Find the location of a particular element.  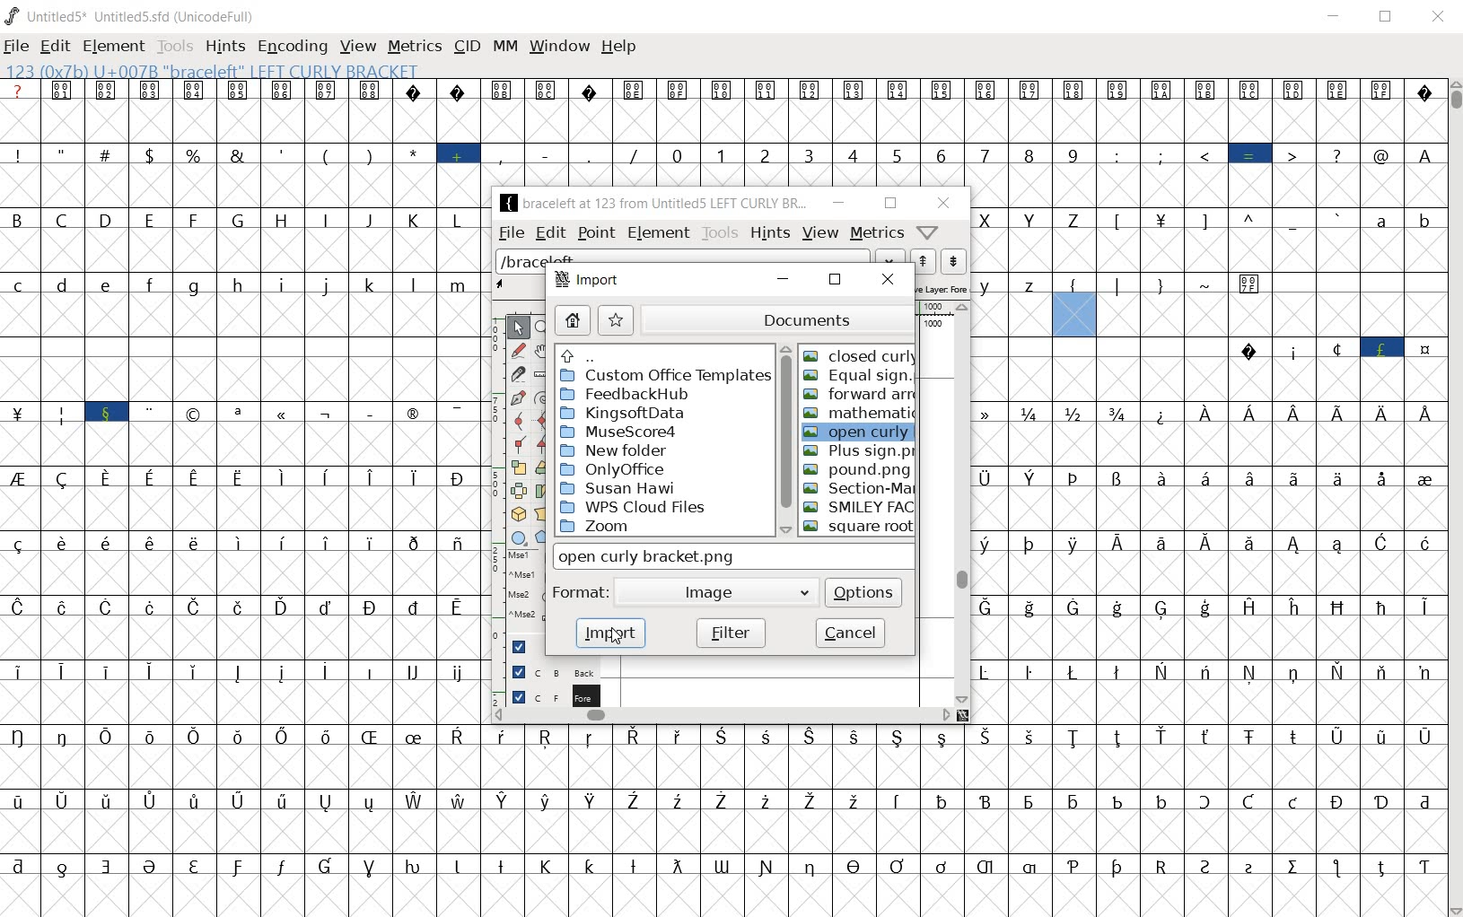

restore down is located at coordinates (1388, 18).